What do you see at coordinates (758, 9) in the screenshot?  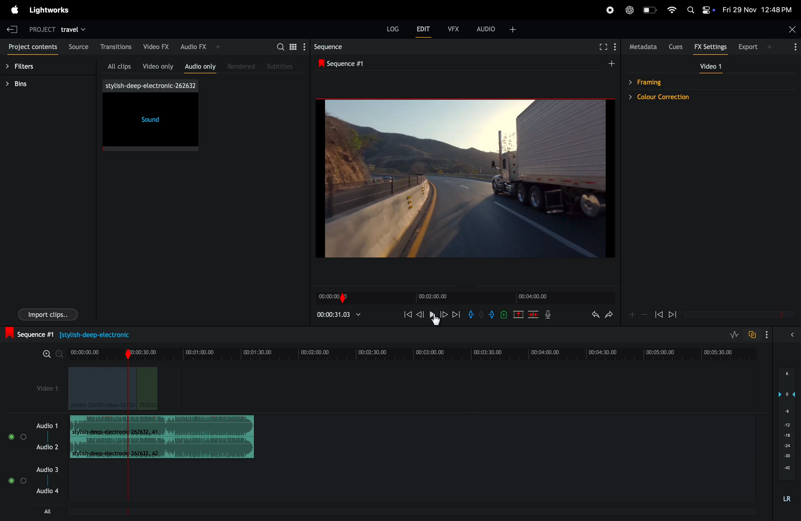 I see `date and time` at bounding box center [758, 9].